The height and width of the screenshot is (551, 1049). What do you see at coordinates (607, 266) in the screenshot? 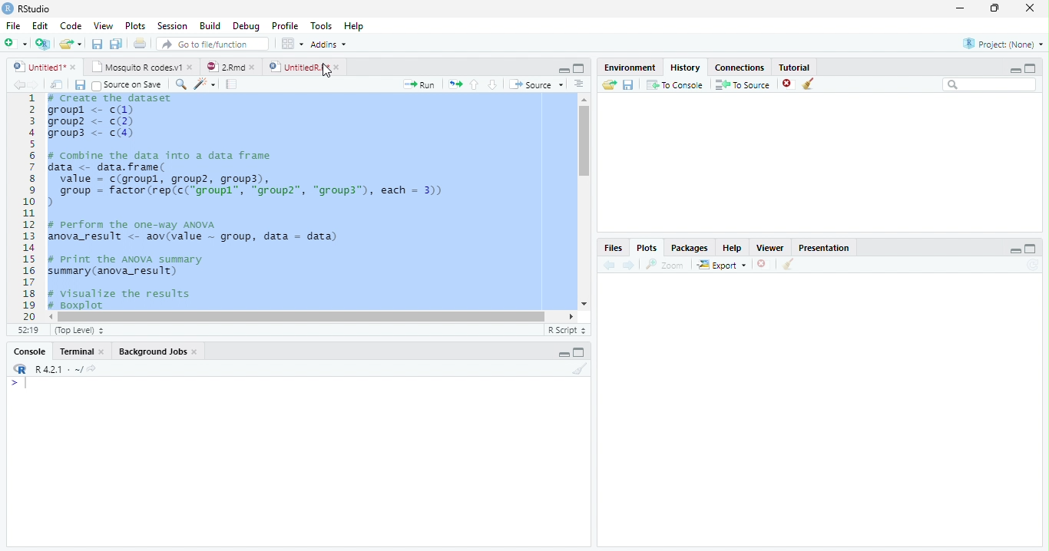
I see `back` at bounding box center [607, 266].